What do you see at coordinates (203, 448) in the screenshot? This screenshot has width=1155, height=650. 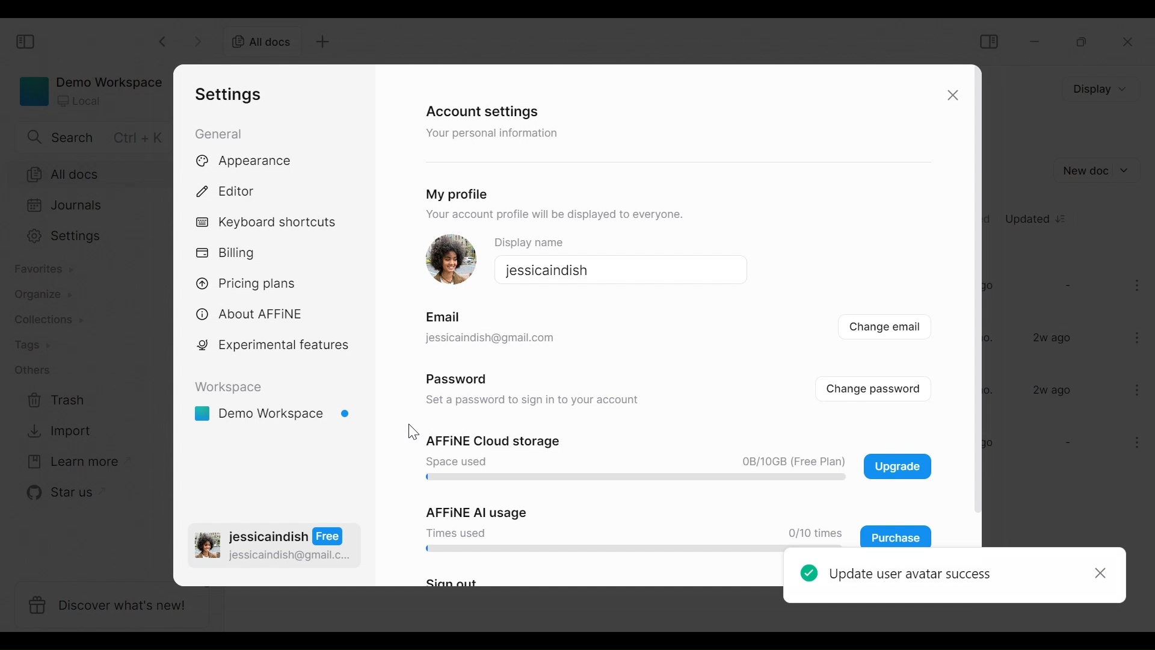 I see `Account` at bounding box center [203, 448].